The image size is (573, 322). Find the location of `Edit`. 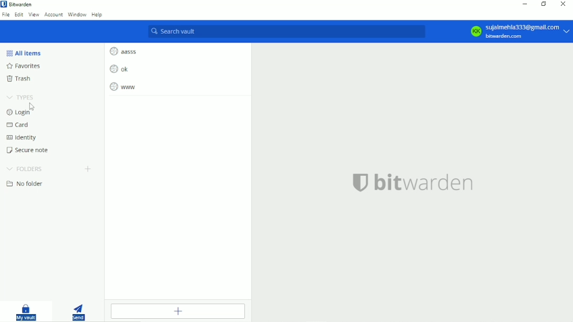

Edit is located at coordinates (18, 15).